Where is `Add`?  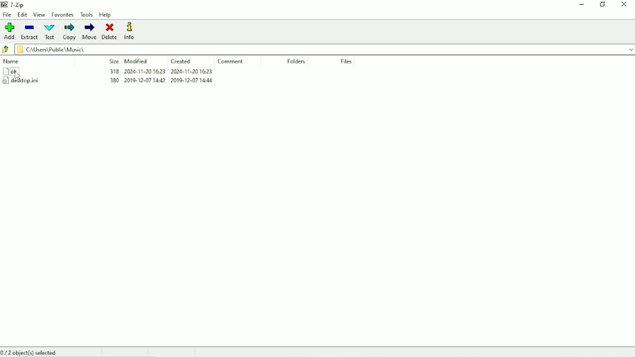 Add is located at coordinates (9, 31).